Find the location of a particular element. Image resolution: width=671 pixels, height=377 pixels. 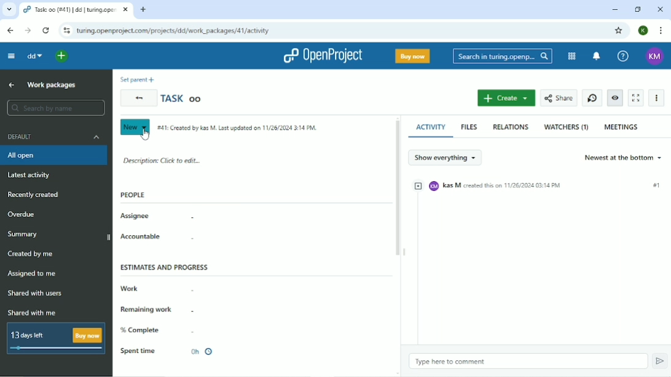

KM is located at coordinates (655, 56).